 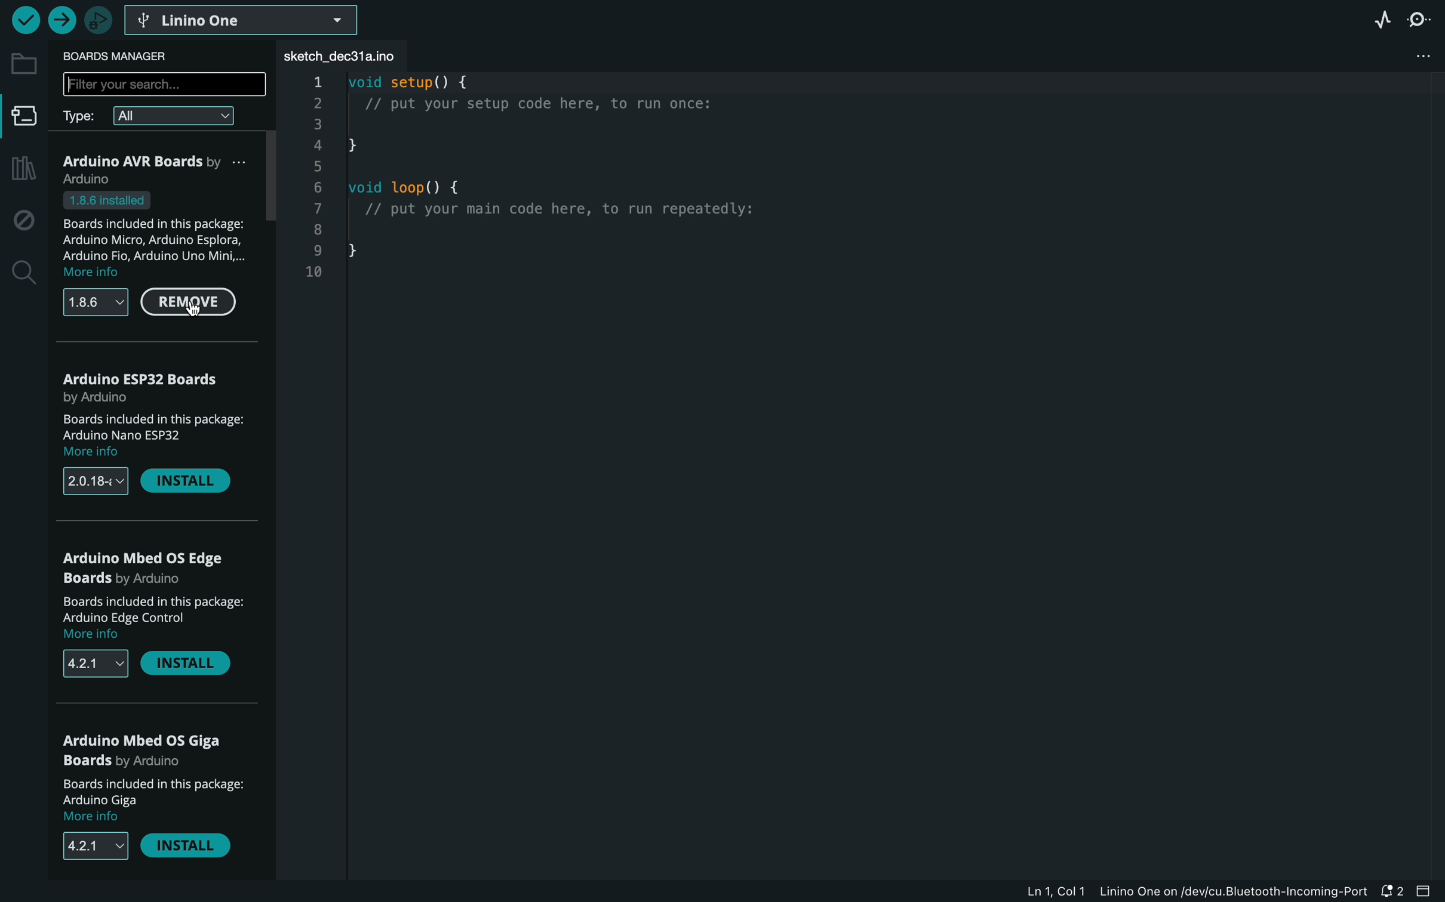 I want to click on versions, so click(x=93, y=846).